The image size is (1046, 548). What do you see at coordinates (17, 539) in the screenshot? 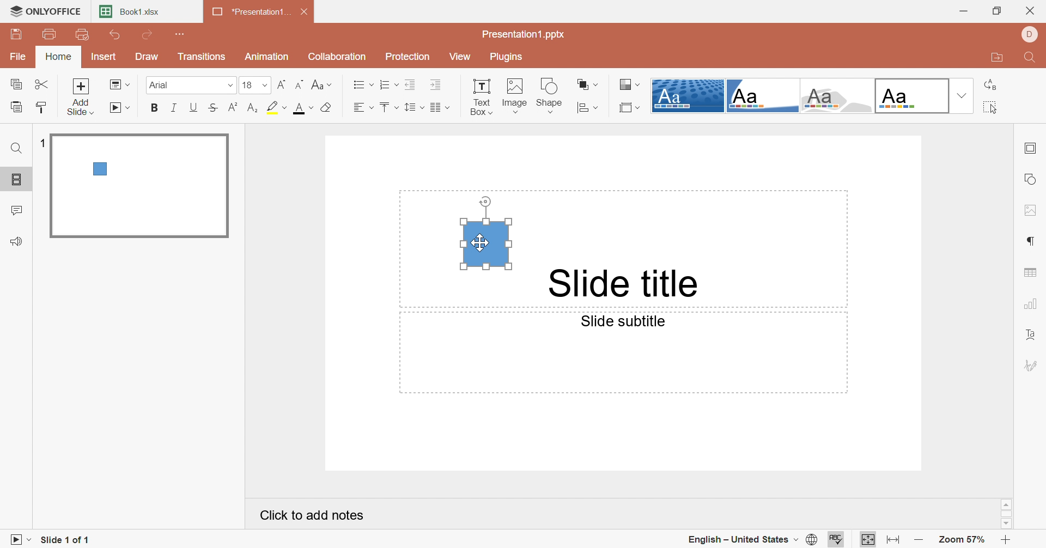
I see `Start slideshow` at bounding box center [17, 539].